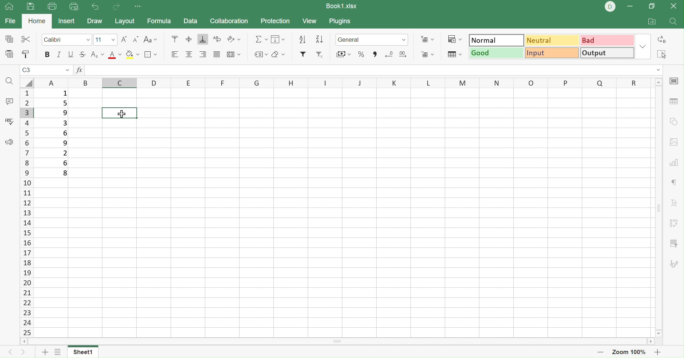  I want to click on Clear, so click(278, 54).